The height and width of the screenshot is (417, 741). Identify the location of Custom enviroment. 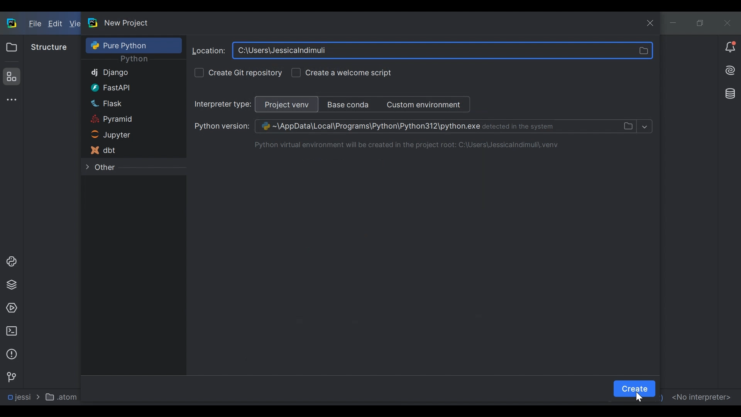
(424, 106).